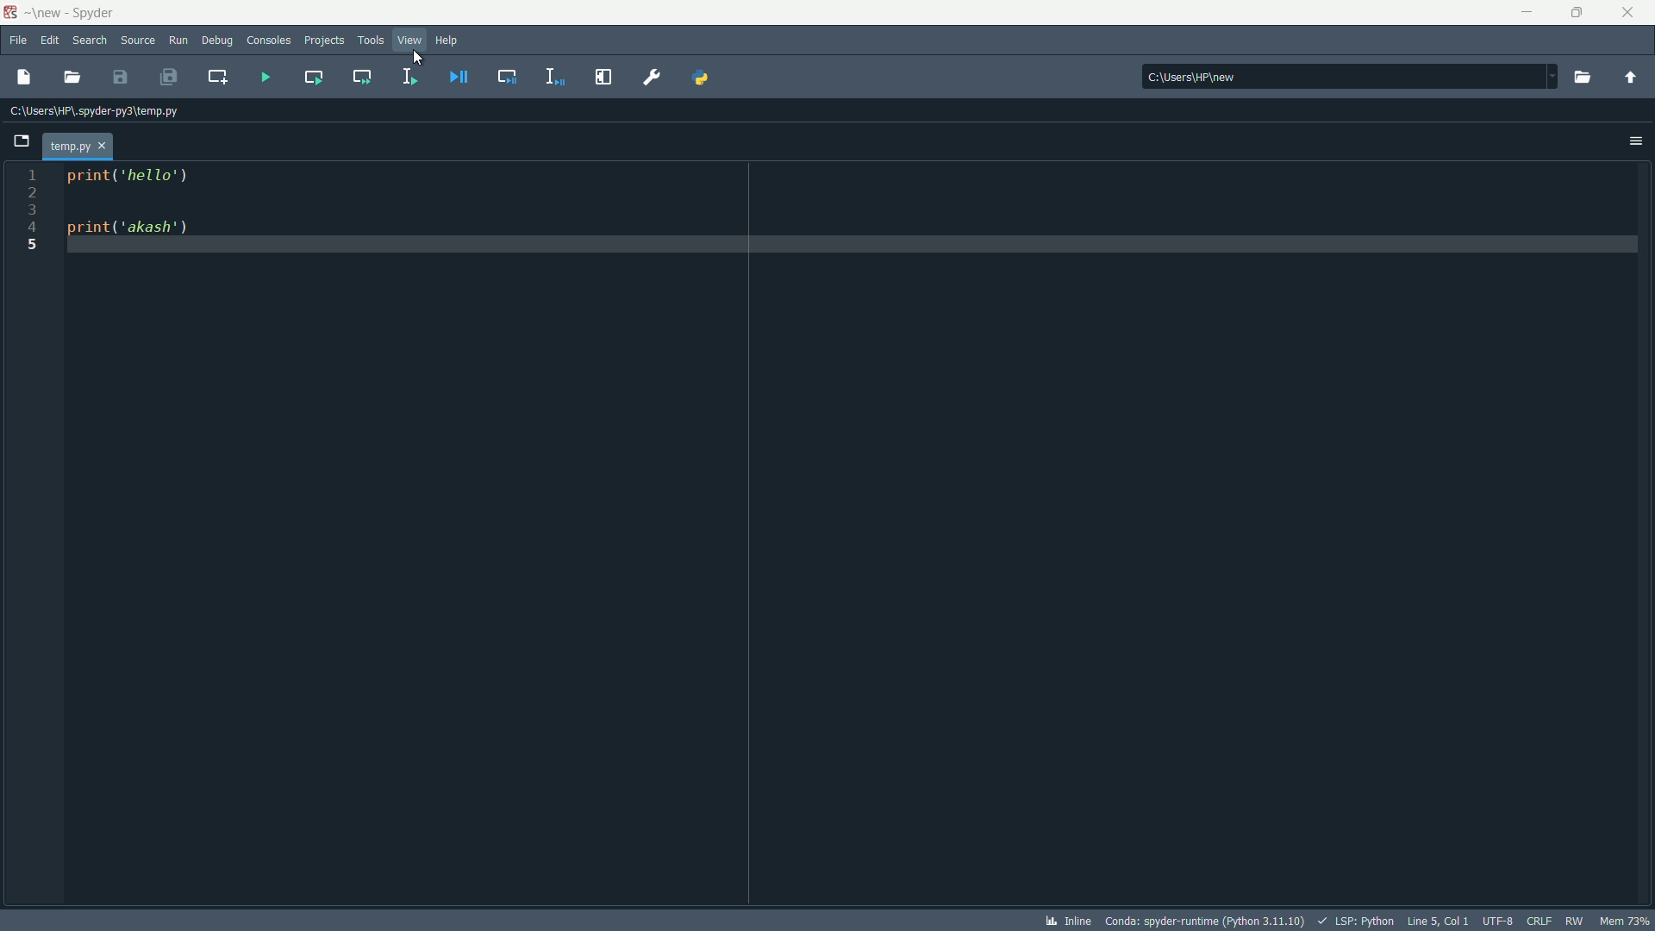 The height and width of the screenshot is (931, 1655). Describe the element at coordinates (168, 76) in the screenshot. I see `save all files` at that location.